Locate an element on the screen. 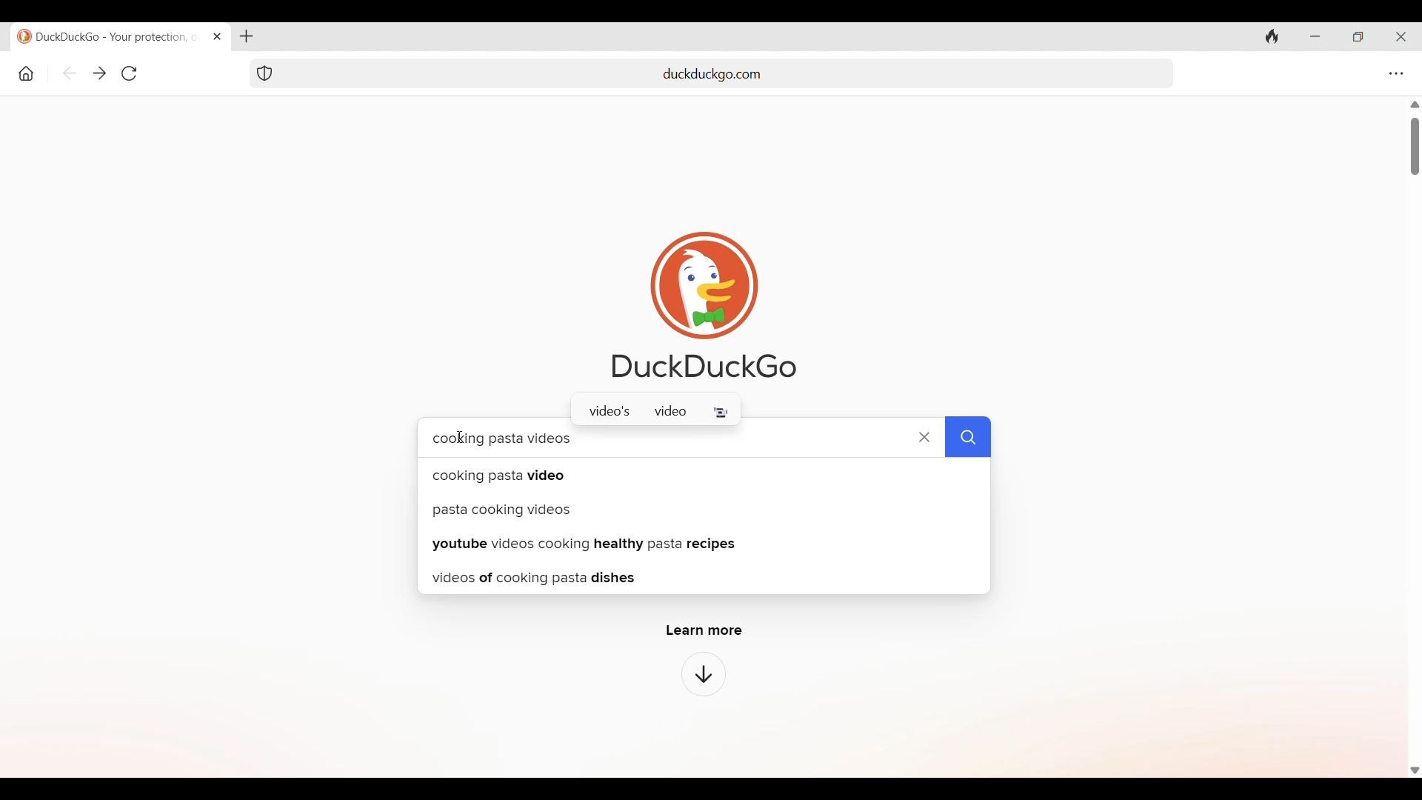 Image resolution: width=1422 pixels, height=800 pixels. Pasta cooking videos is located at coordinates (701, 508).